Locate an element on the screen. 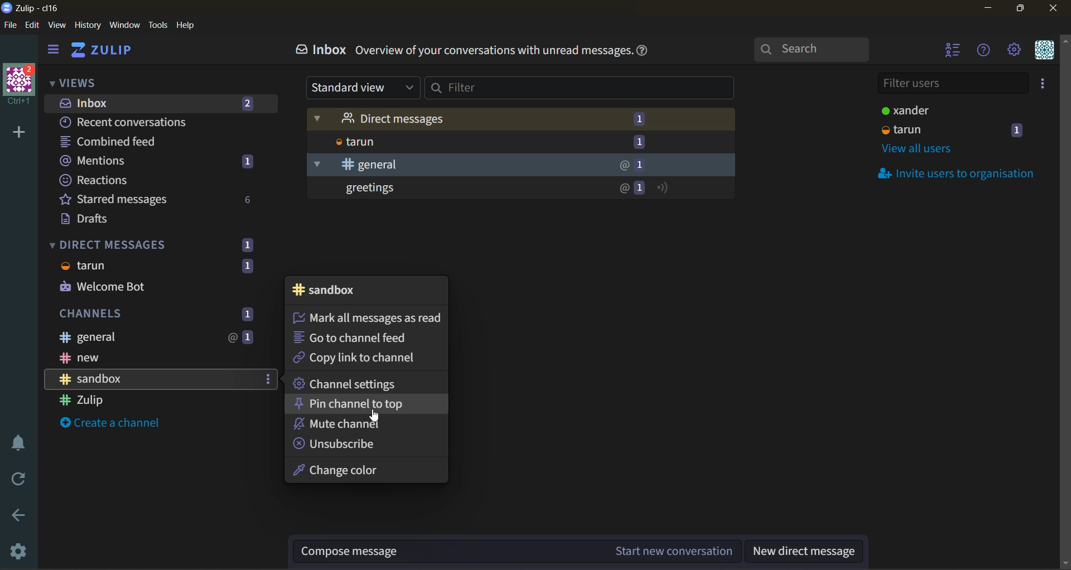  organisation is located at coordinates (20, 86).